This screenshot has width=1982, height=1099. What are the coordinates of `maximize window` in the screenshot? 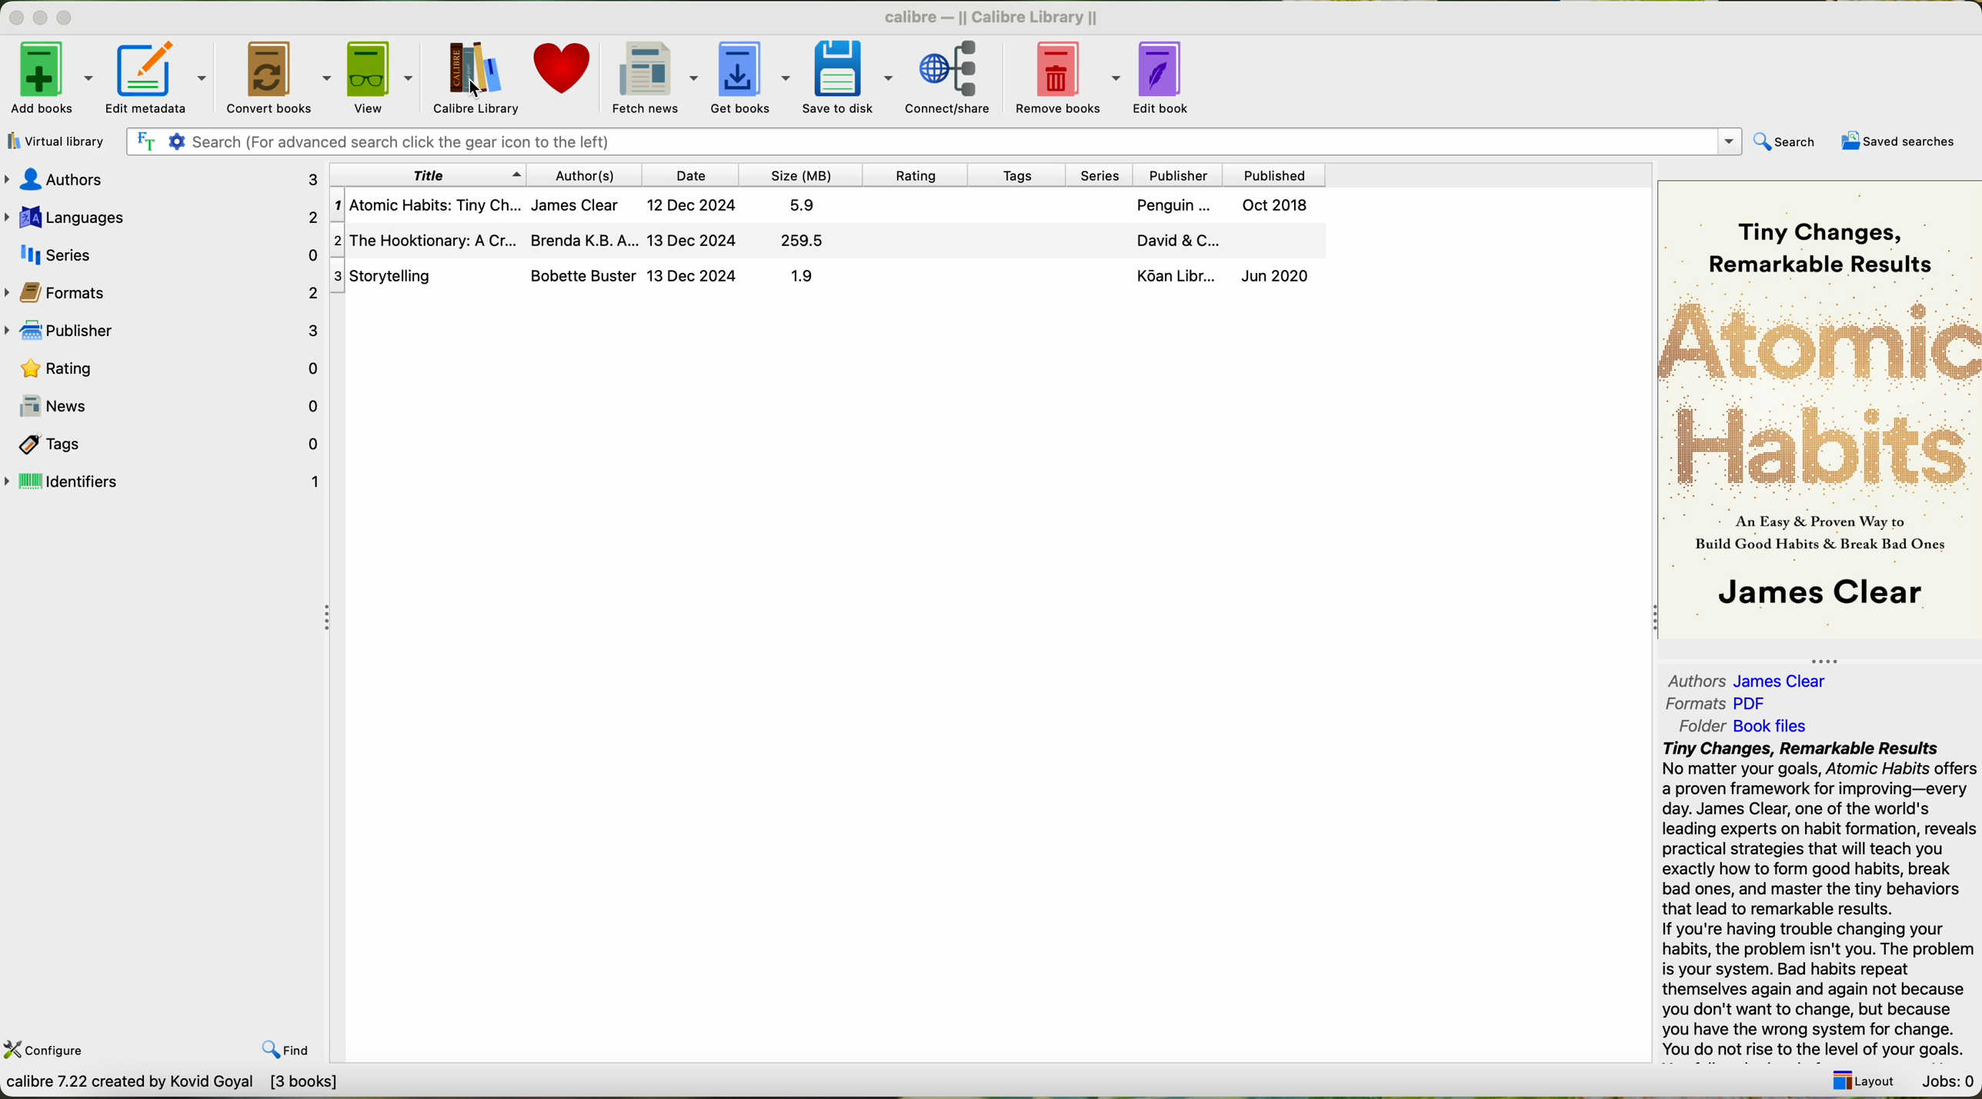 It's located at (69, 19).